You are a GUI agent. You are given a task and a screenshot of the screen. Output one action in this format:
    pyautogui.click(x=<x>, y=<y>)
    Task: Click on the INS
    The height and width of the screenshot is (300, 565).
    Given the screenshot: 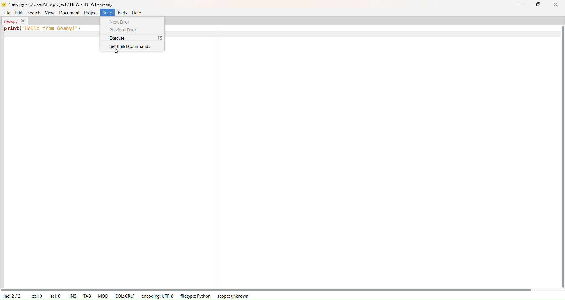 What is the action you would take?
    pyautogui.click(x=73, y=295)
    